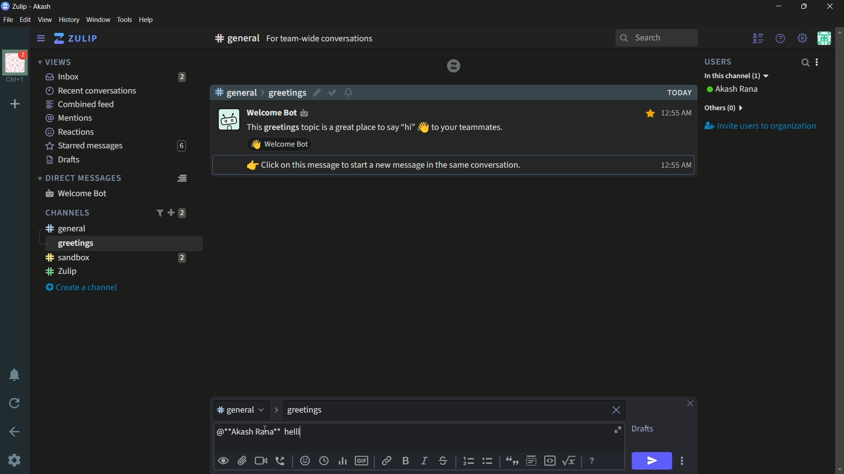 The width and height of the screenshot is (844, 474). I want to click on mark as resolved, so click(333, 93).